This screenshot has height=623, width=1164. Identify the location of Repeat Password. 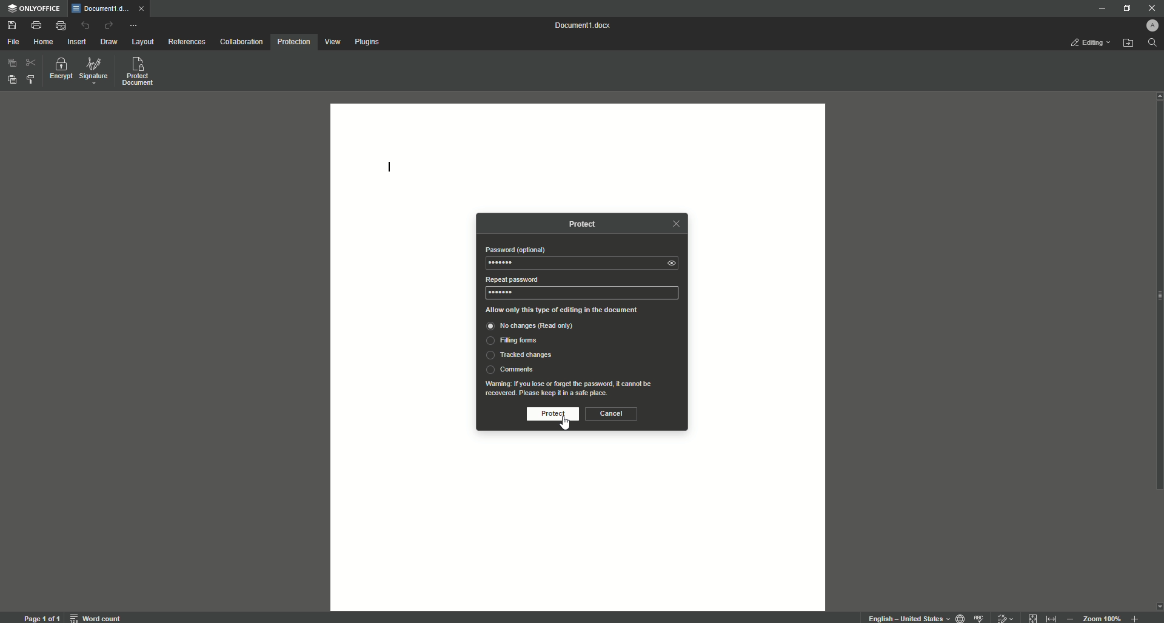
(510, 279).